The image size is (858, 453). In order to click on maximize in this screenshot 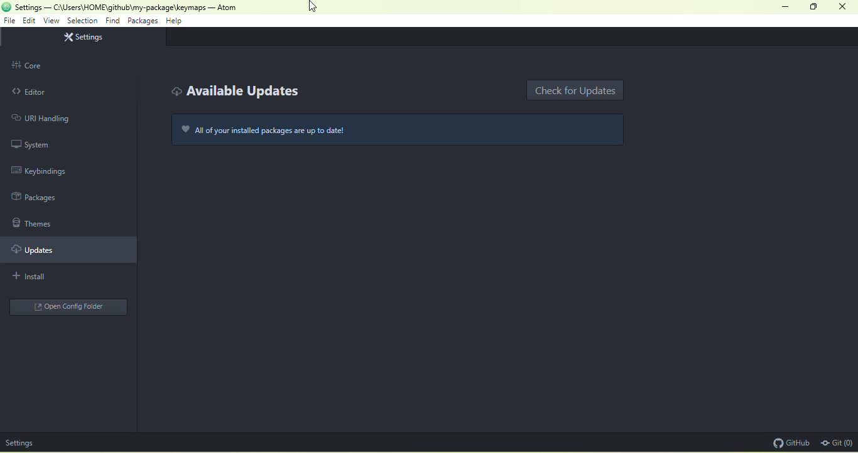, I will do `click(813, 8)`.